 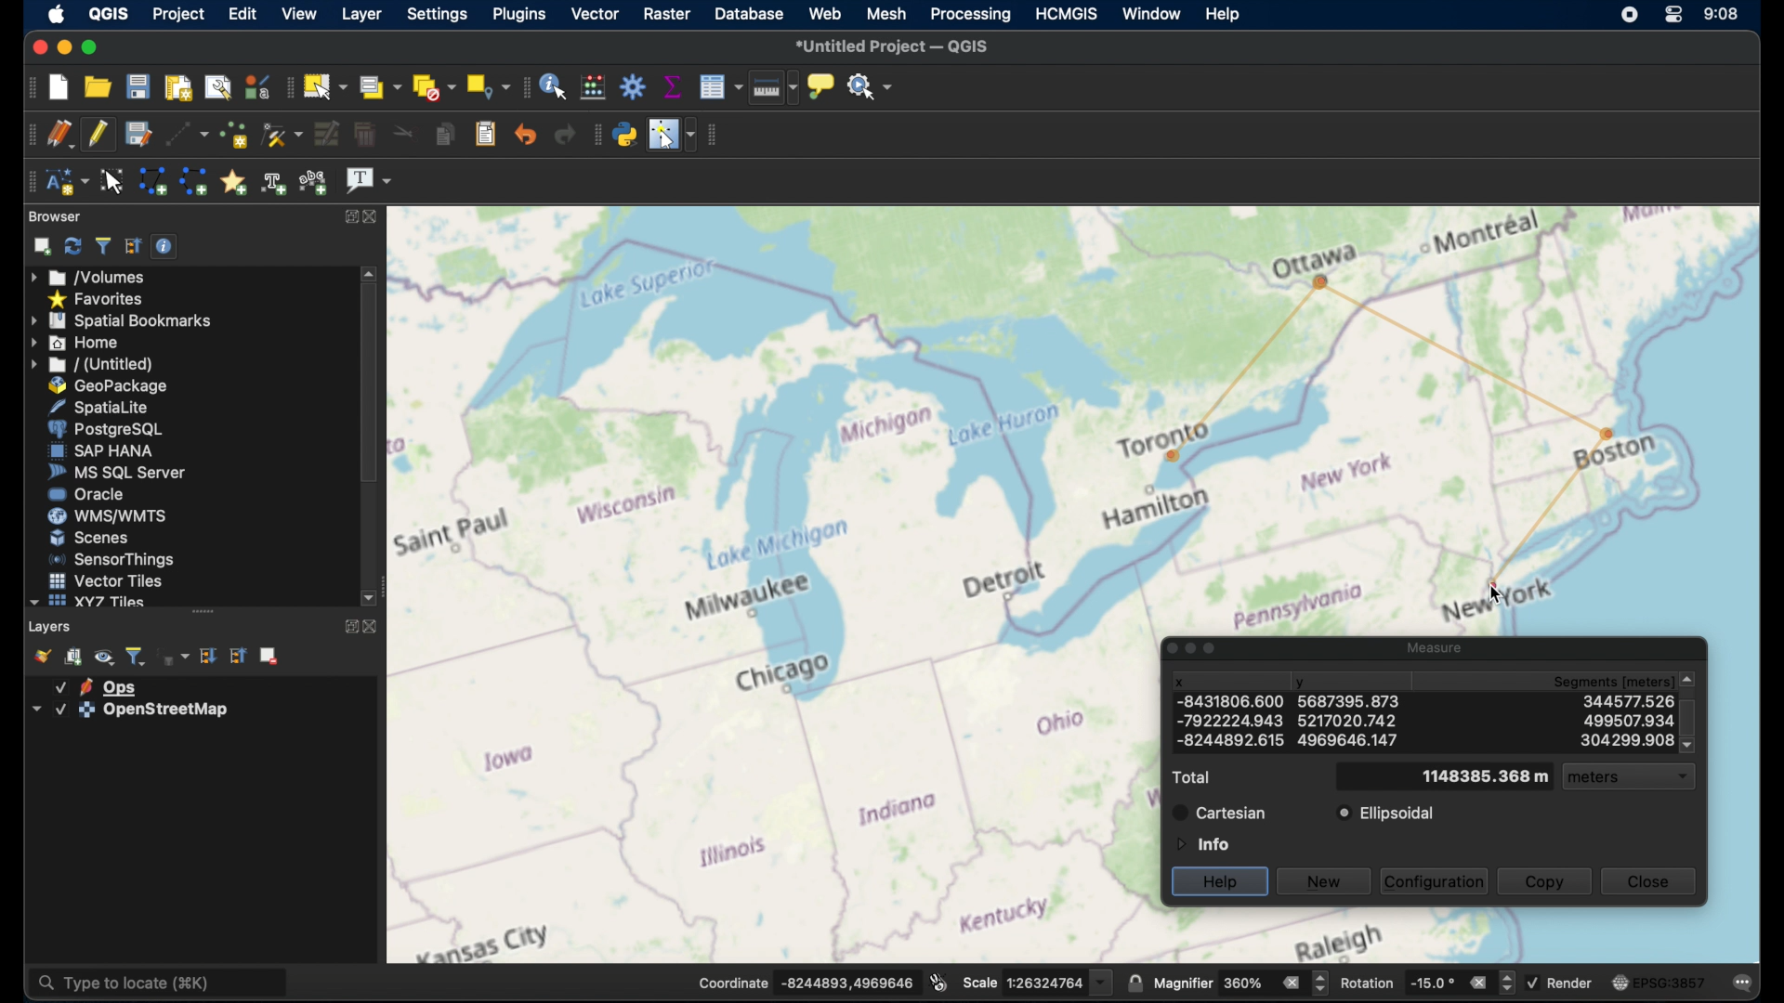 I want to click on layer, so click(x=97, y=685).